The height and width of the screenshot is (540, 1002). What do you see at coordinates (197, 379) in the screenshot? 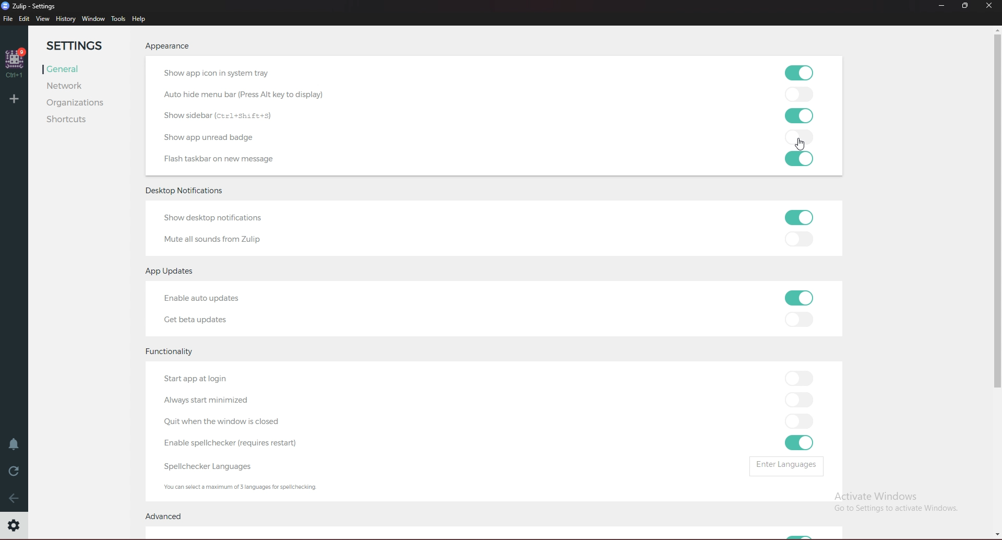
I see `start app at login` at bounding box center [197, 379].